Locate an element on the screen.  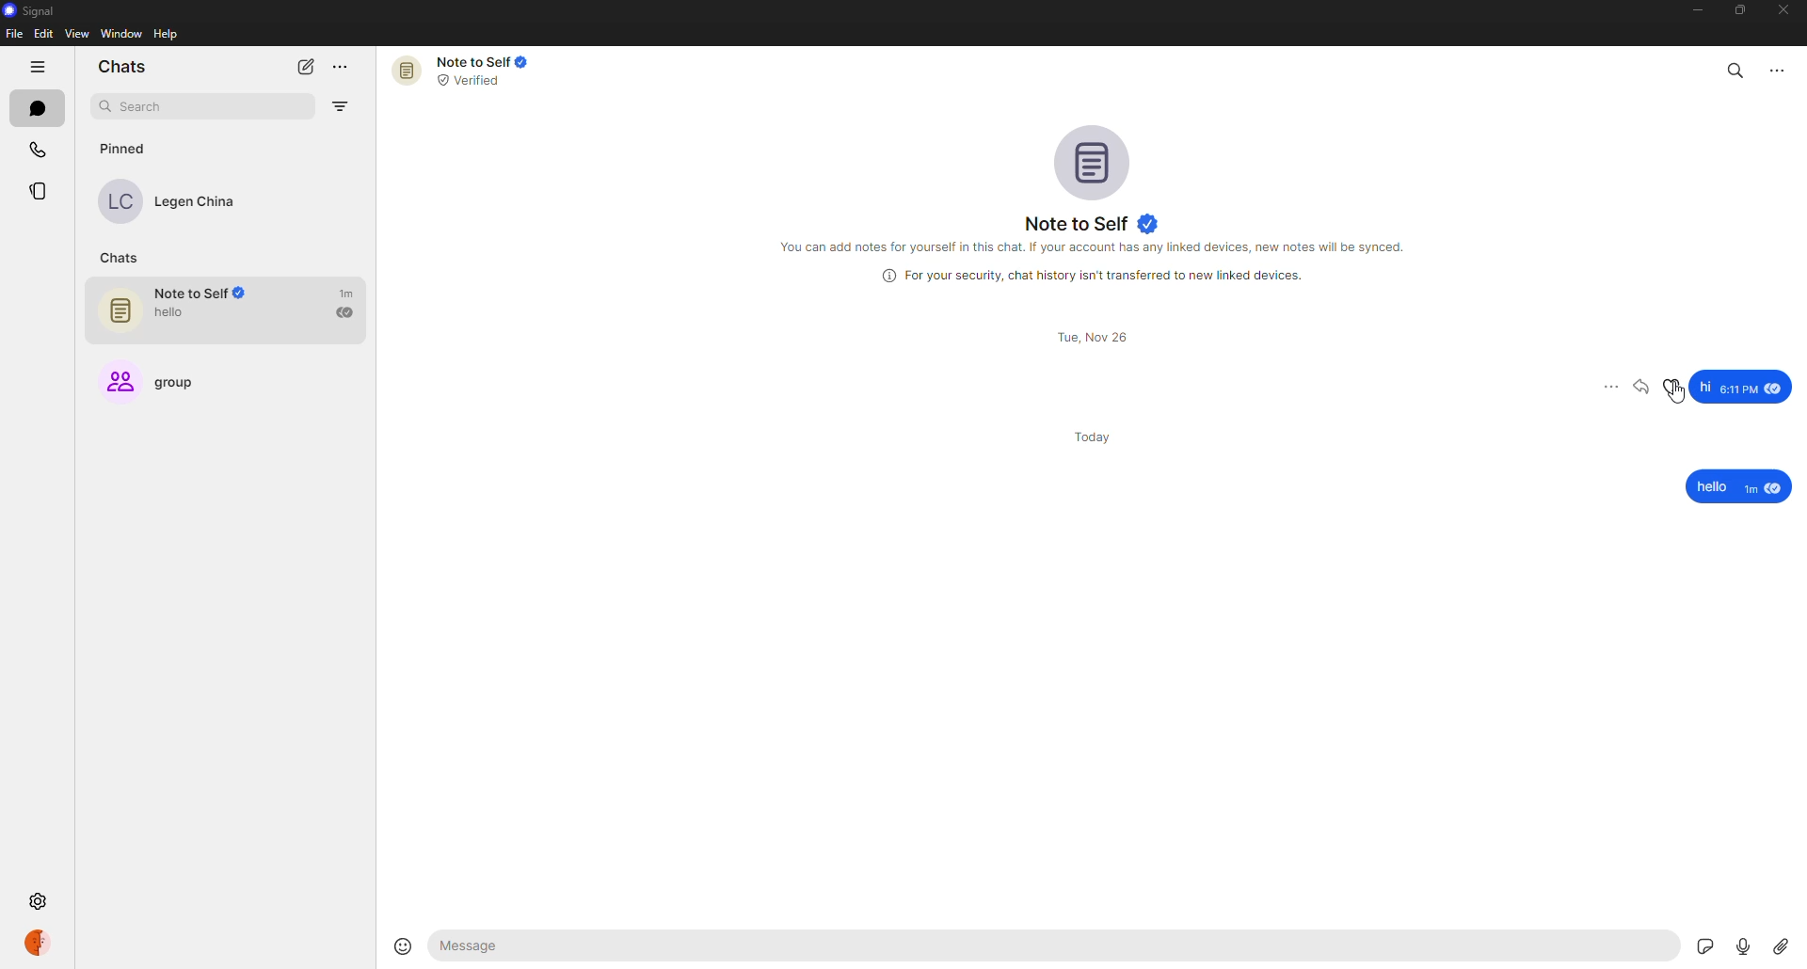
minimize is located at coordinates (1691, 9).